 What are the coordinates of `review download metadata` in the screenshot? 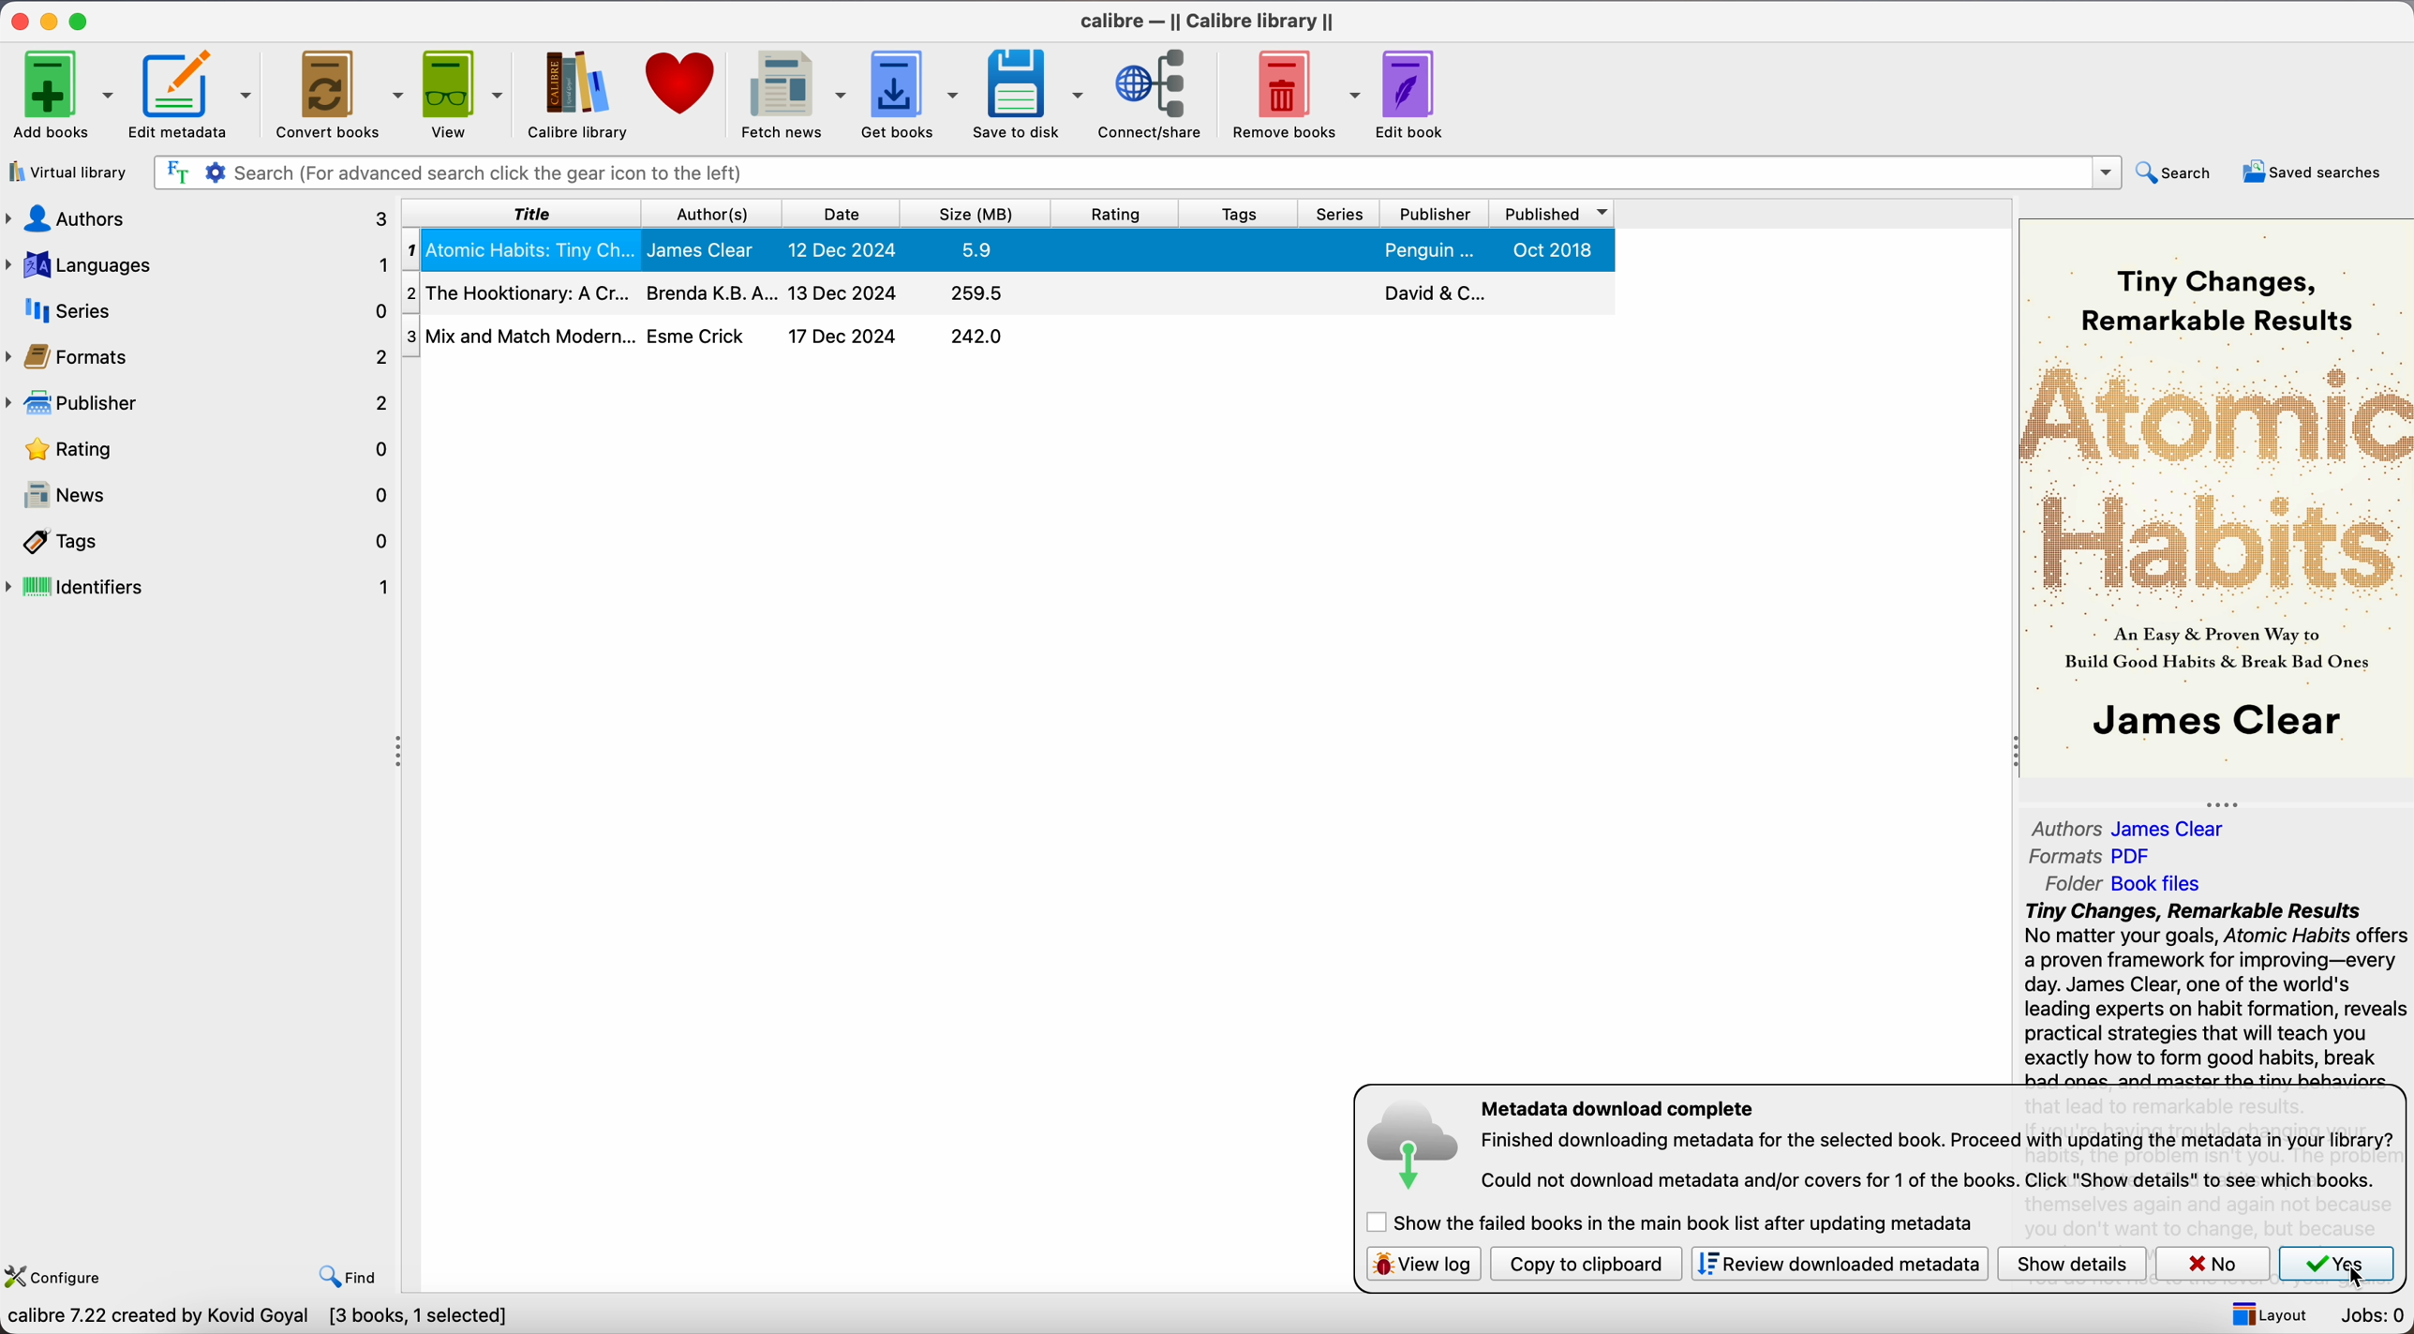 It's located at (1842, 1264).